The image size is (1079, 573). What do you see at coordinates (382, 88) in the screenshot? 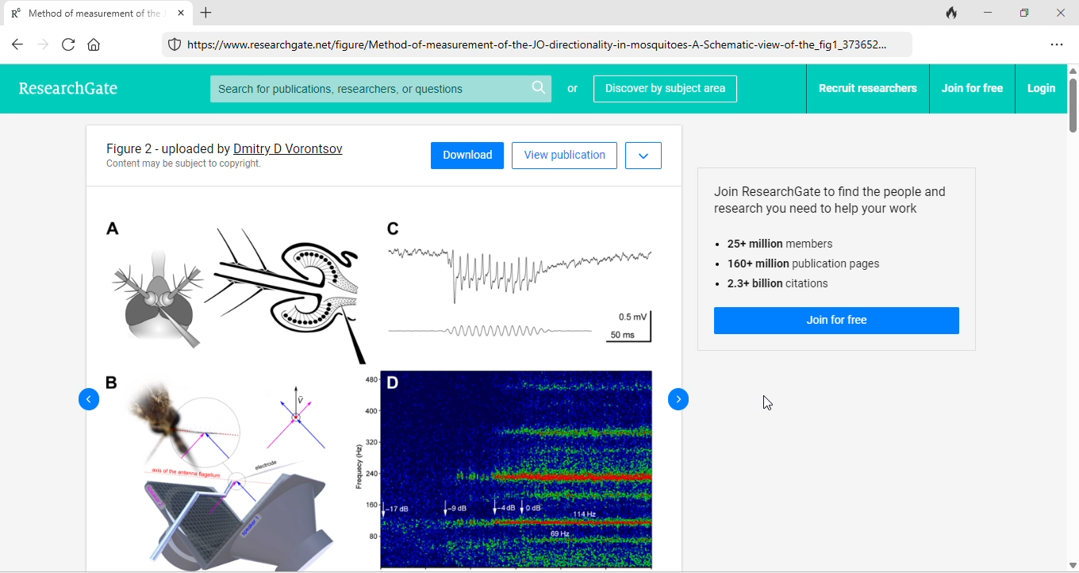
I see `search bar` at bounding box center [382, 88].